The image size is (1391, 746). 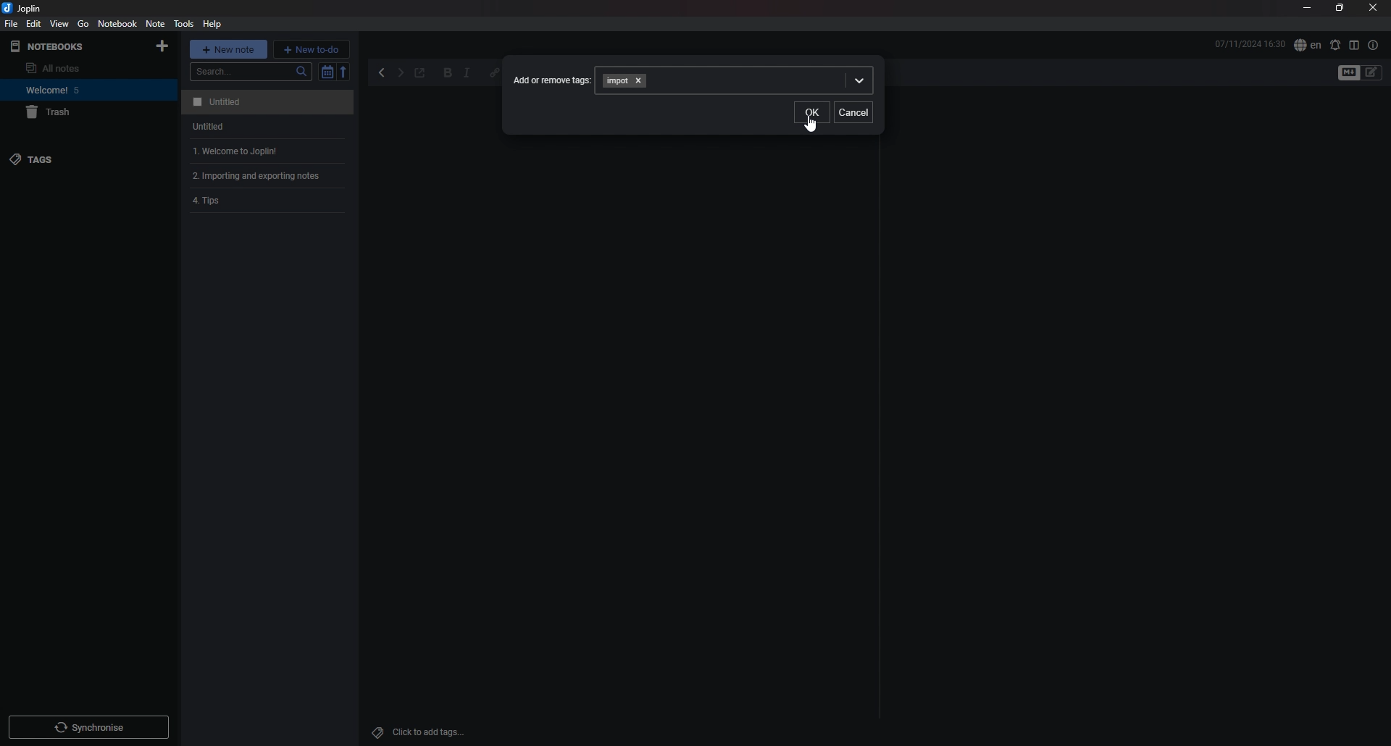 I want to click on add tags, so click(x=424, y=732).